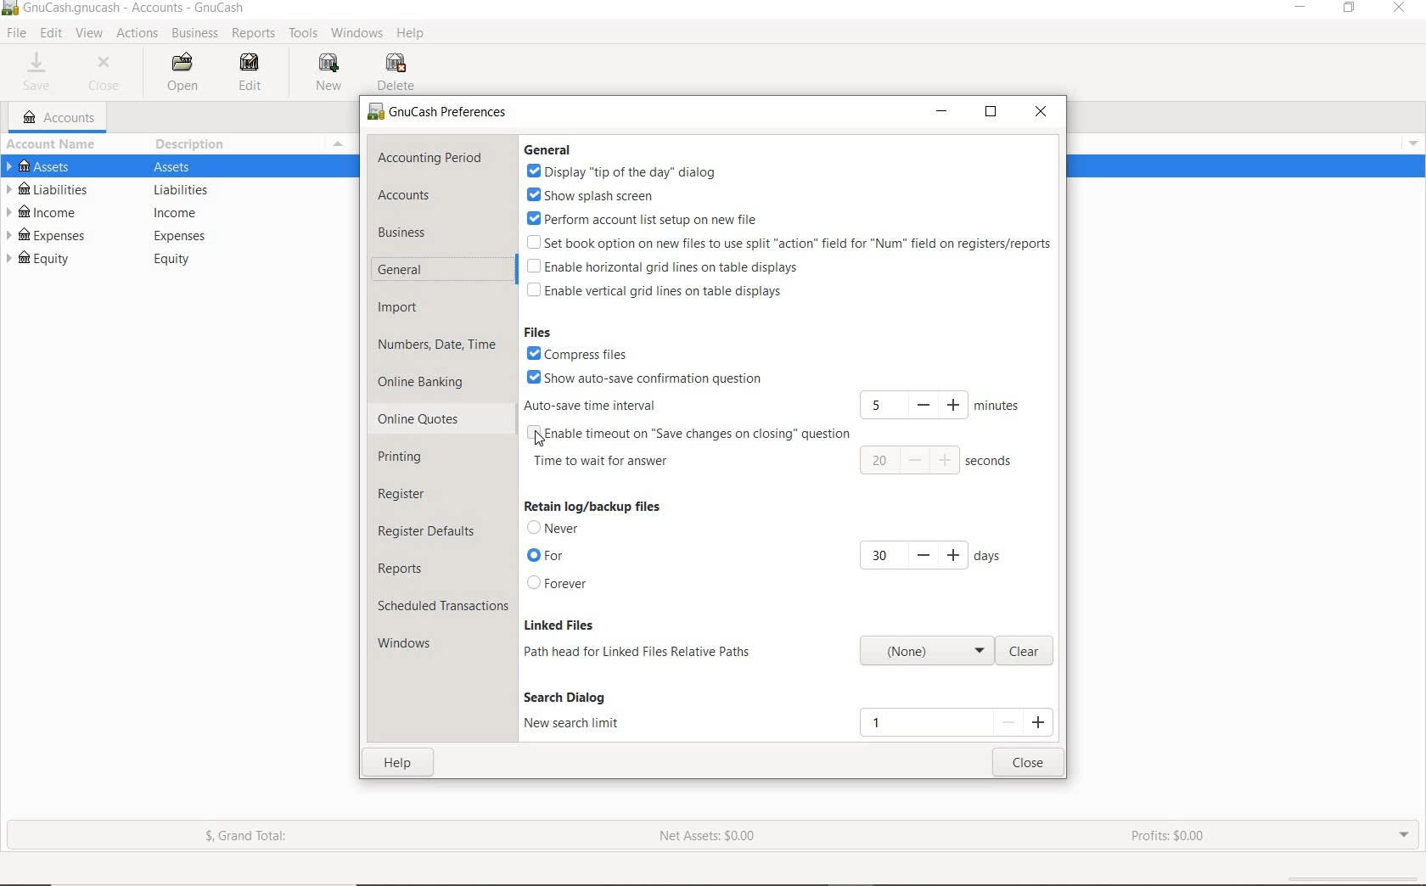 This screenshot has height=886, width=1426. I want to click on RESTORE DOWN, so click(1349, 11).